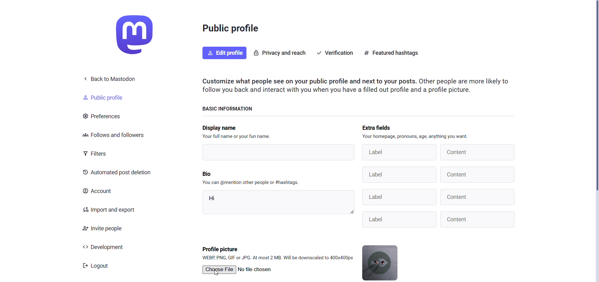  I want to click on logout, so click(97, 265).